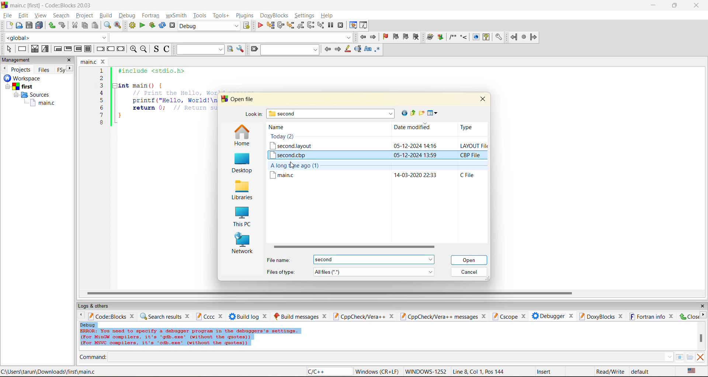  Describe the element at coordinates (34, 95) in the screenshot. I see `Sources` at that location.